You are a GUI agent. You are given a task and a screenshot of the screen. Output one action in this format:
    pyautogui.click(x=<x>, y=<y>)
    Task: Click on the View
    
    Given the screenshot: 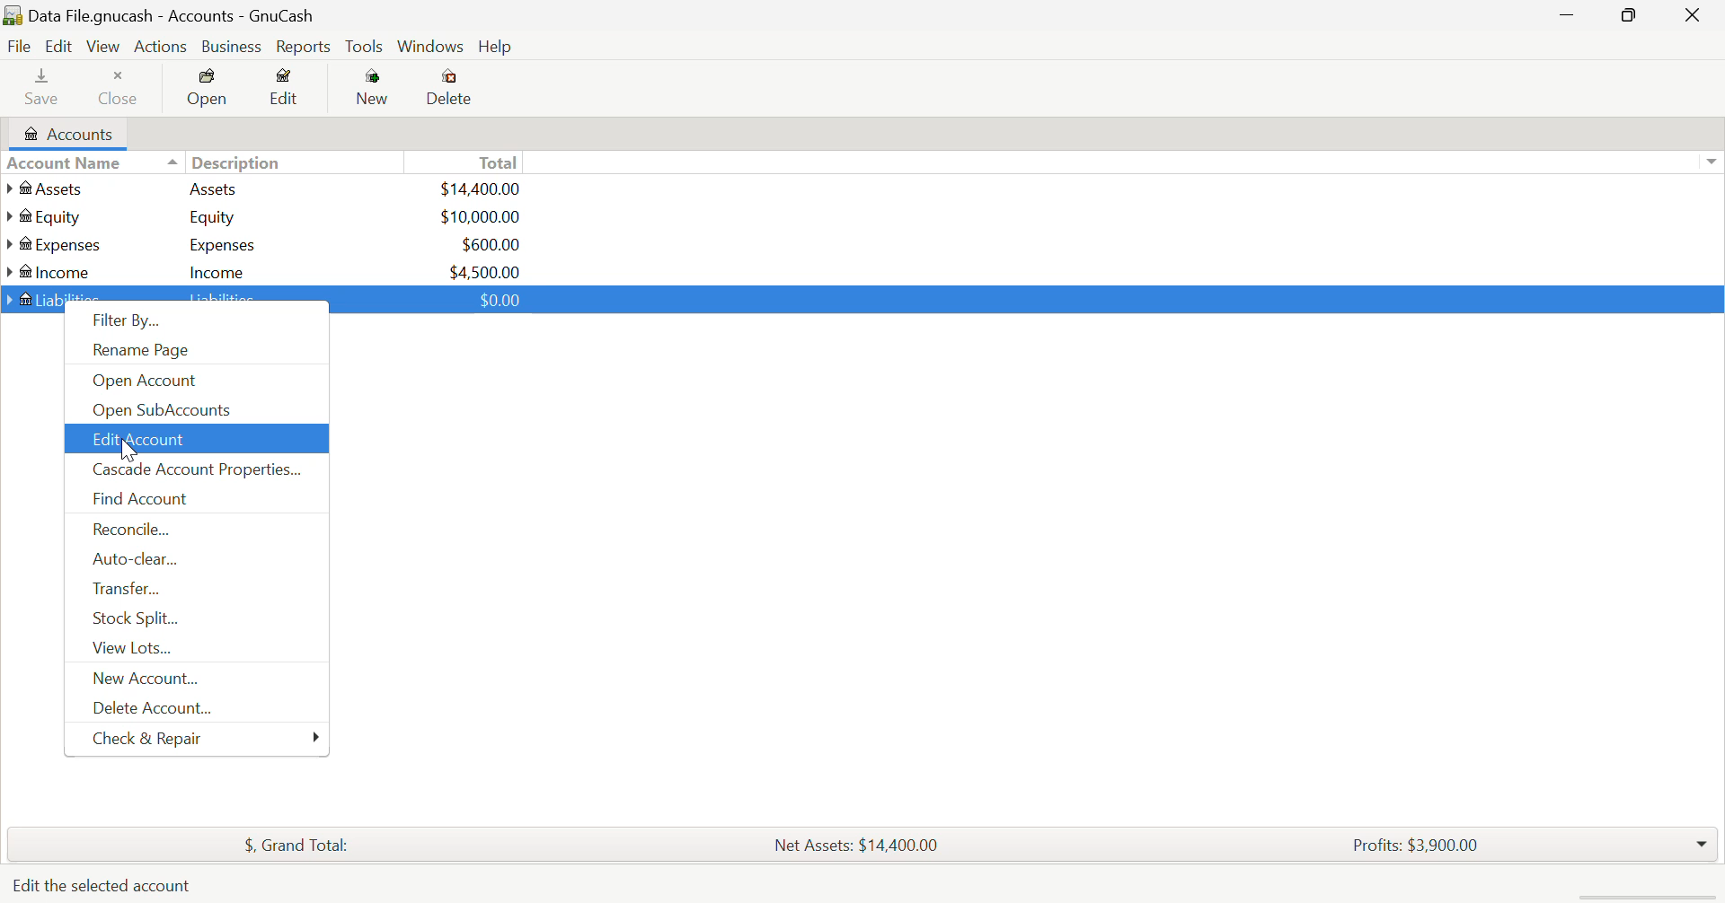 What is the action you would take?
    pyautogui.click(x=102, y=47)
    